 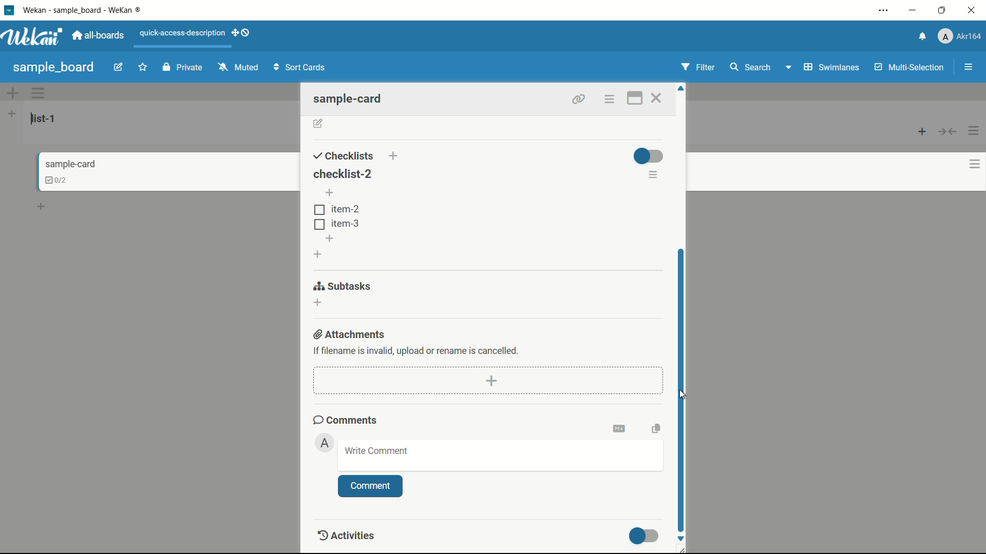 What do you see at coordinates (370, 487) in the screenshot?
I see `comment` at bounding box center [370, 487].